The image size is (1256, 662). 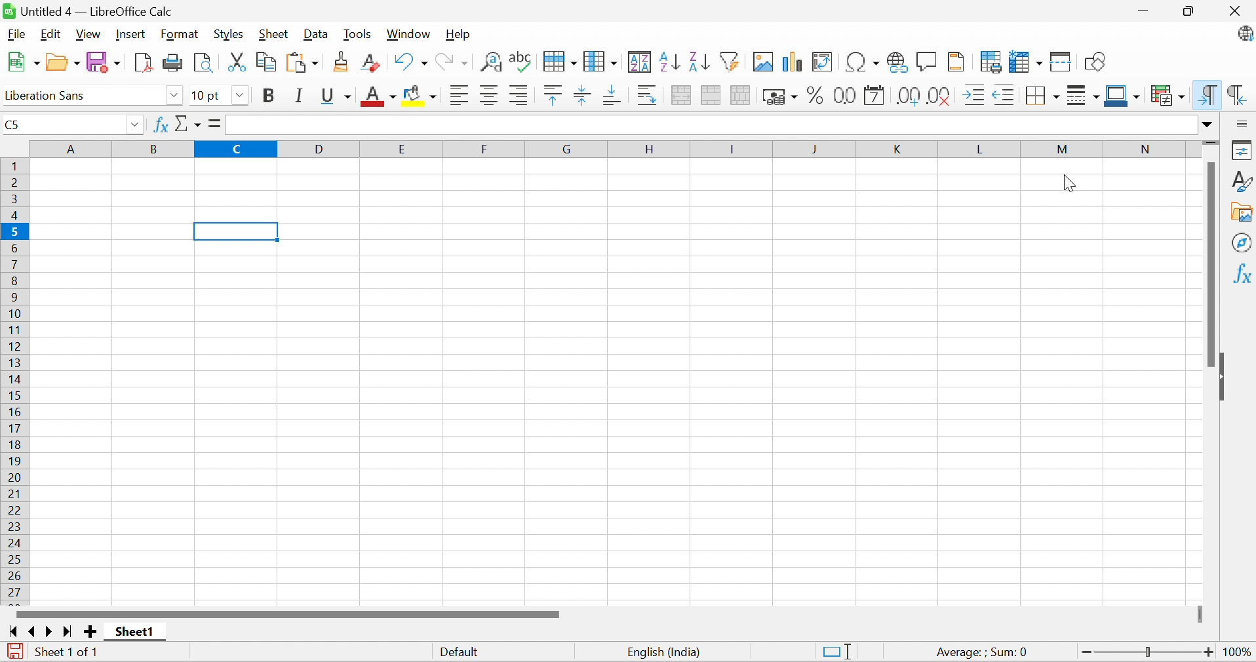 I want to click on Font size, so click(x=206, y=96).